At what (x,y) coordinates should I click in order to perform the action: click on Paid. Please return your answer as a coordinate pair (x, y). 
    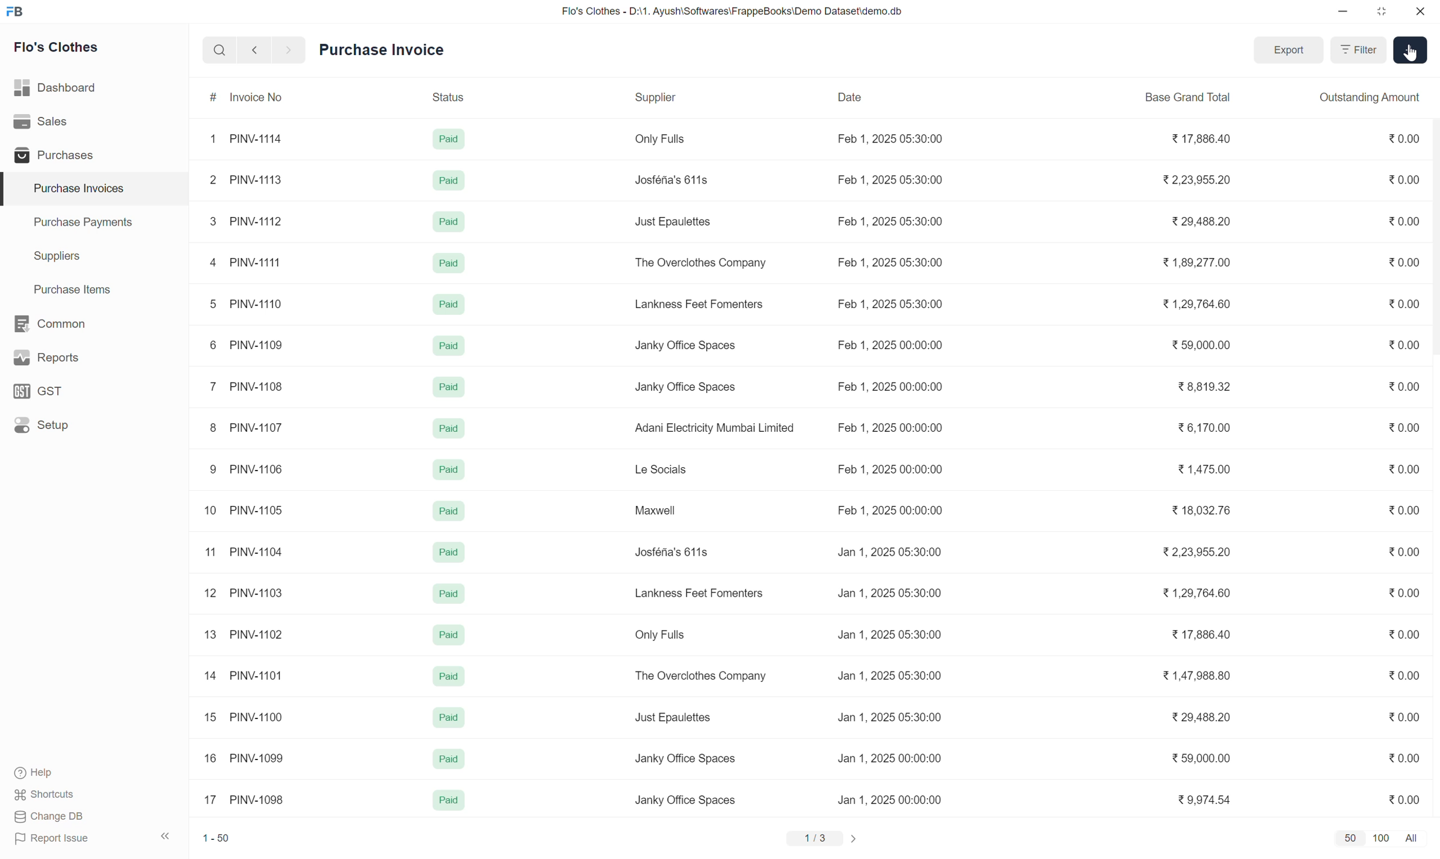
    Looking at the image, I should click on (448, 469).